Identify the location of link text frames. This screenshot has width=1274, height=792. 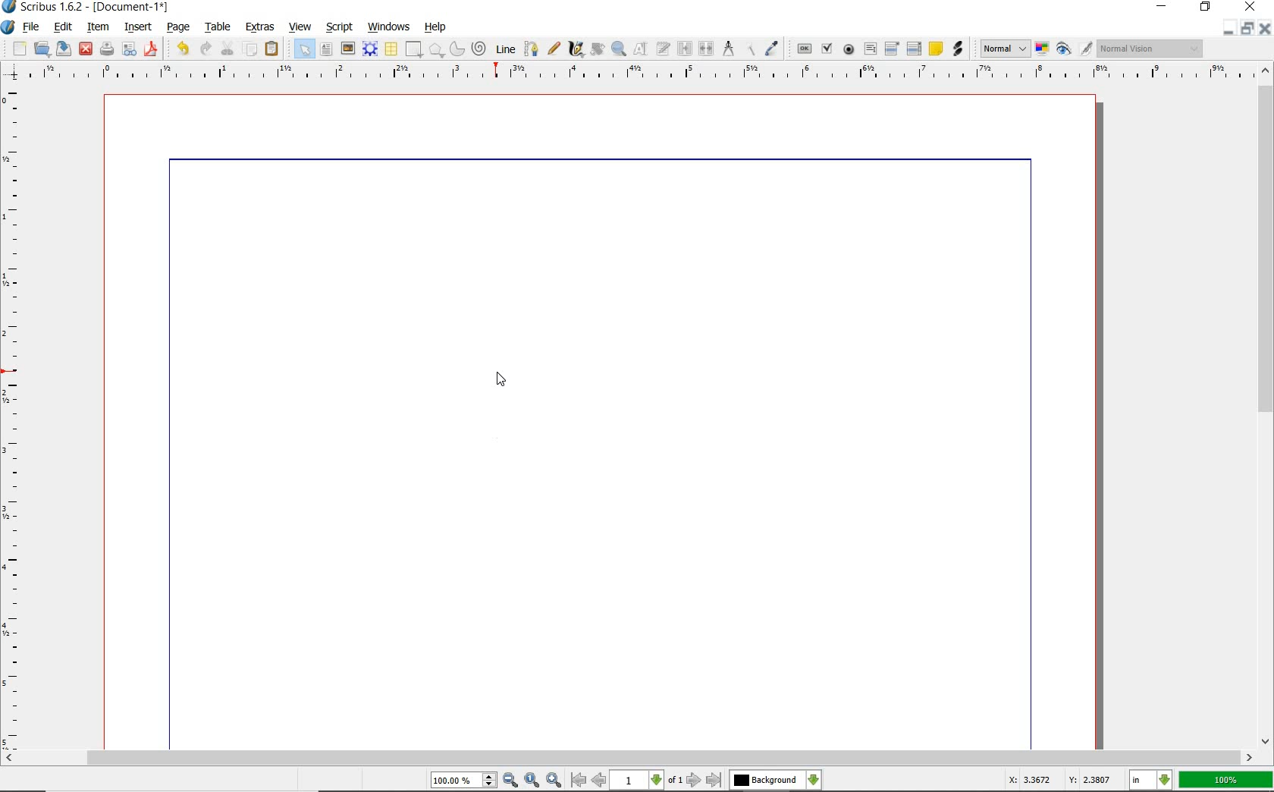
(686, 48).